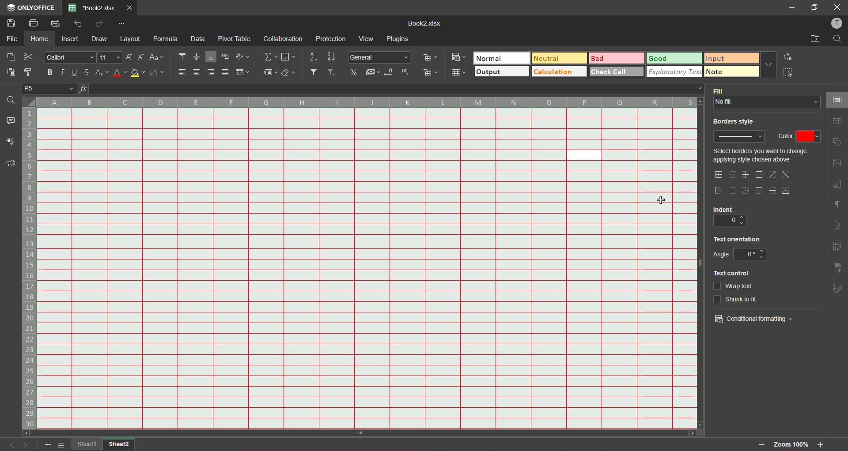  I want to click on align left, so click(181, 74).